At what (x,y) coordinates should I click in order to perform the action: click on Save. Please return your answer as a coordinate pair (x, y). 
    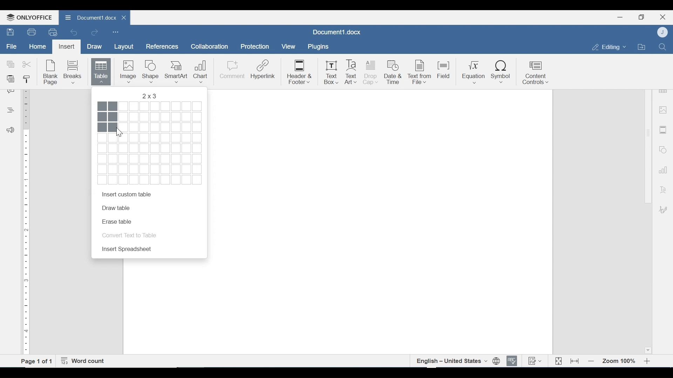
    Looking at the image, I should click on (11, 32).